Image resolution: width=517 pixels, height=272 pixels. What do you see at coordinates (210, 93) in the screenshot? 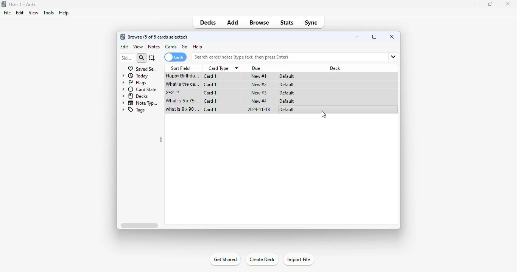
I see `card 1` at bounding box center [210, 93].